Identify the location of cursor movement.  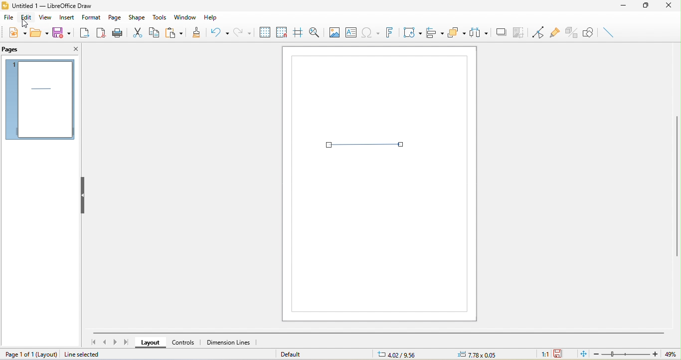
(24, 25).